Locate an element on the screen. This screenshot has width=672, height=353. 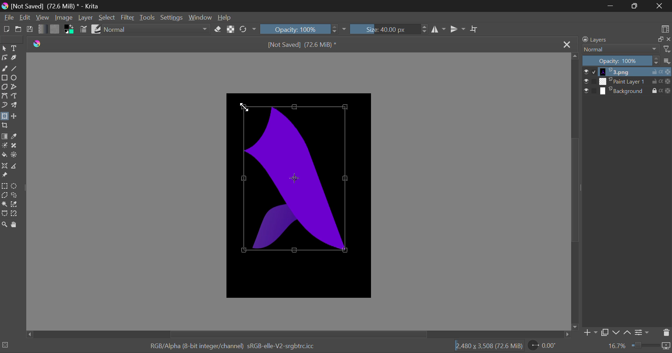
Layer is located at coordinates (86, 17).